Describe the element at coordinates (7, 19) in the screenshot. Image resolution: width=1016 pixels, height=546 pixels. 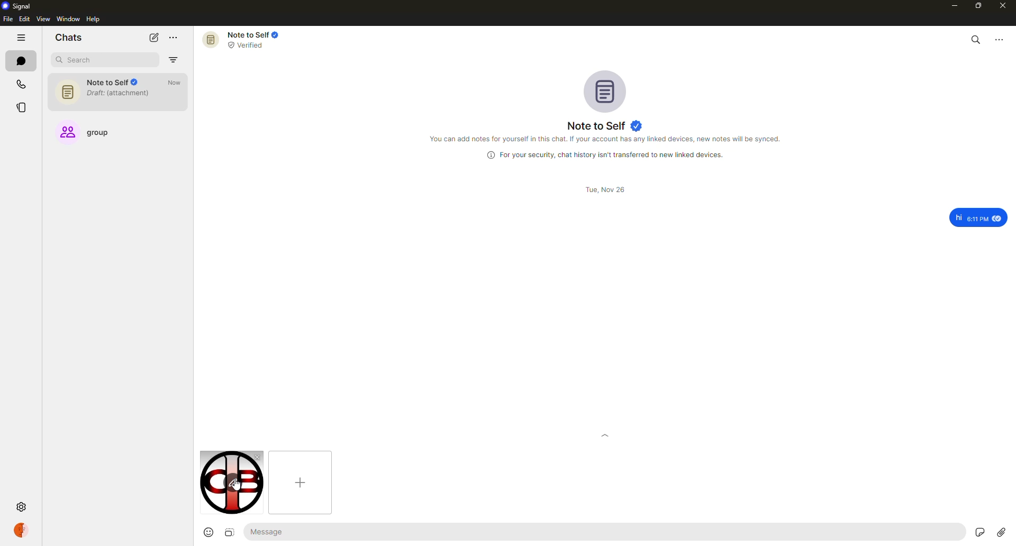
I see `file` at that location.